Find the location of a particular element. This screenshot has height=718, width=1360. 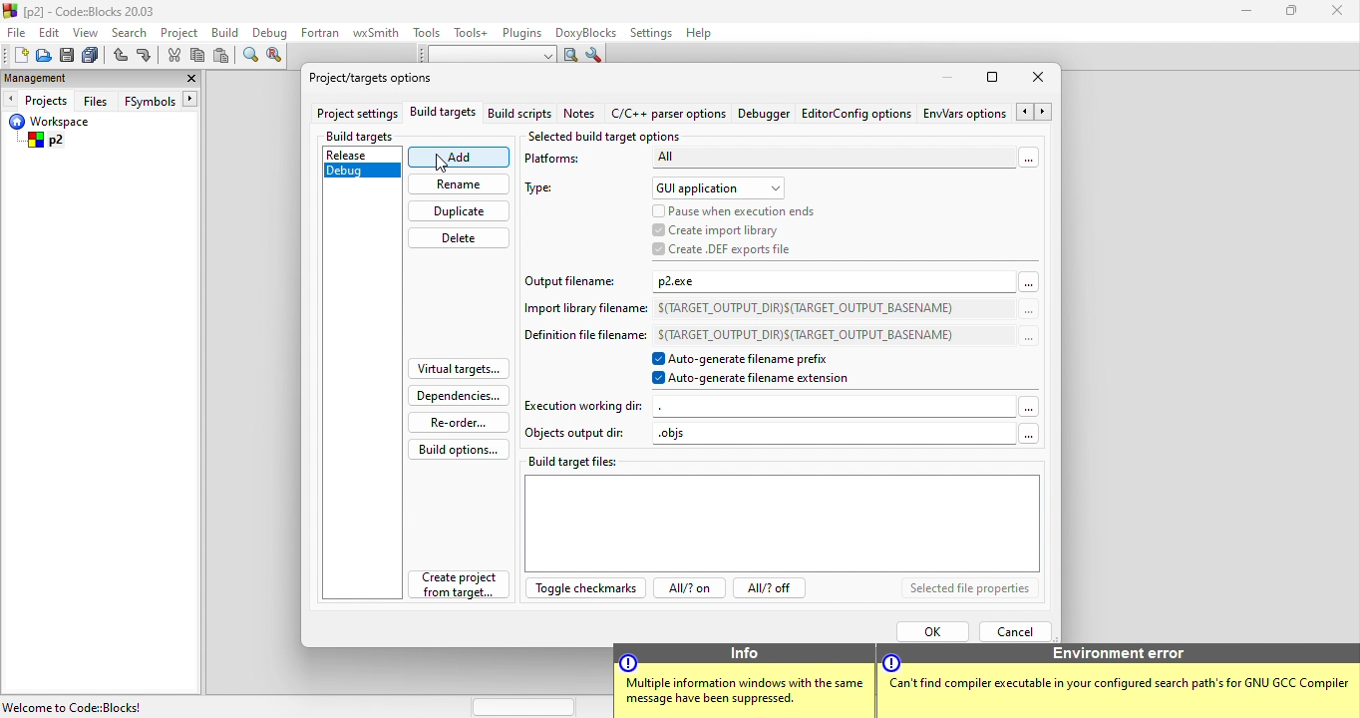

platforms-all is located at coordinates (786, 163).